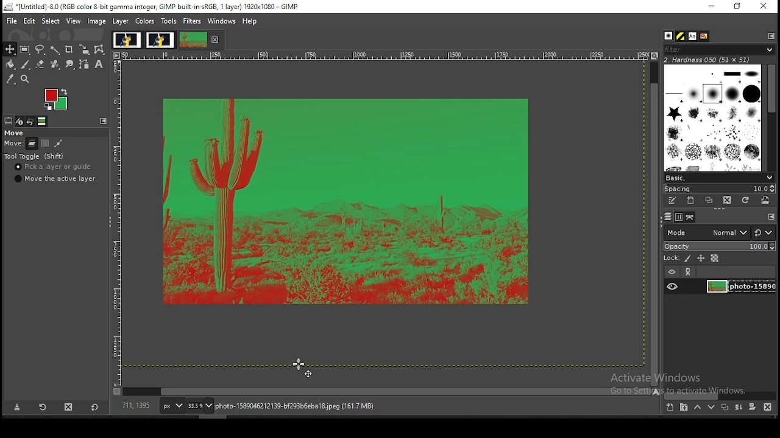  What do you see at coordinates (251, 22) in the screenshot?
I see `help` at bounding box center [251, 22].